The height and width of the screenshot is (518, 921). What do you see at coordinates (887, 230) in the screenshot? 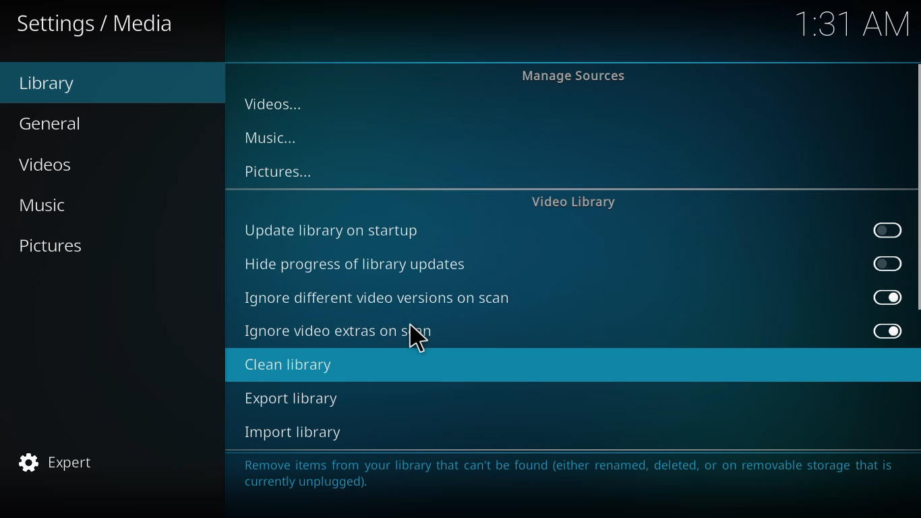
I see `enable` at bounding box center [887, 230].